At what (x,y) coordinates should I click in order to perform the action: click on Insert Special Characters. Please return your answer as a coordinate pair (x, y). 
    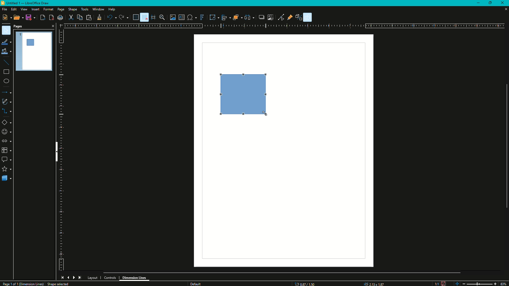
    Looking at the image, I should click on (191, 16).